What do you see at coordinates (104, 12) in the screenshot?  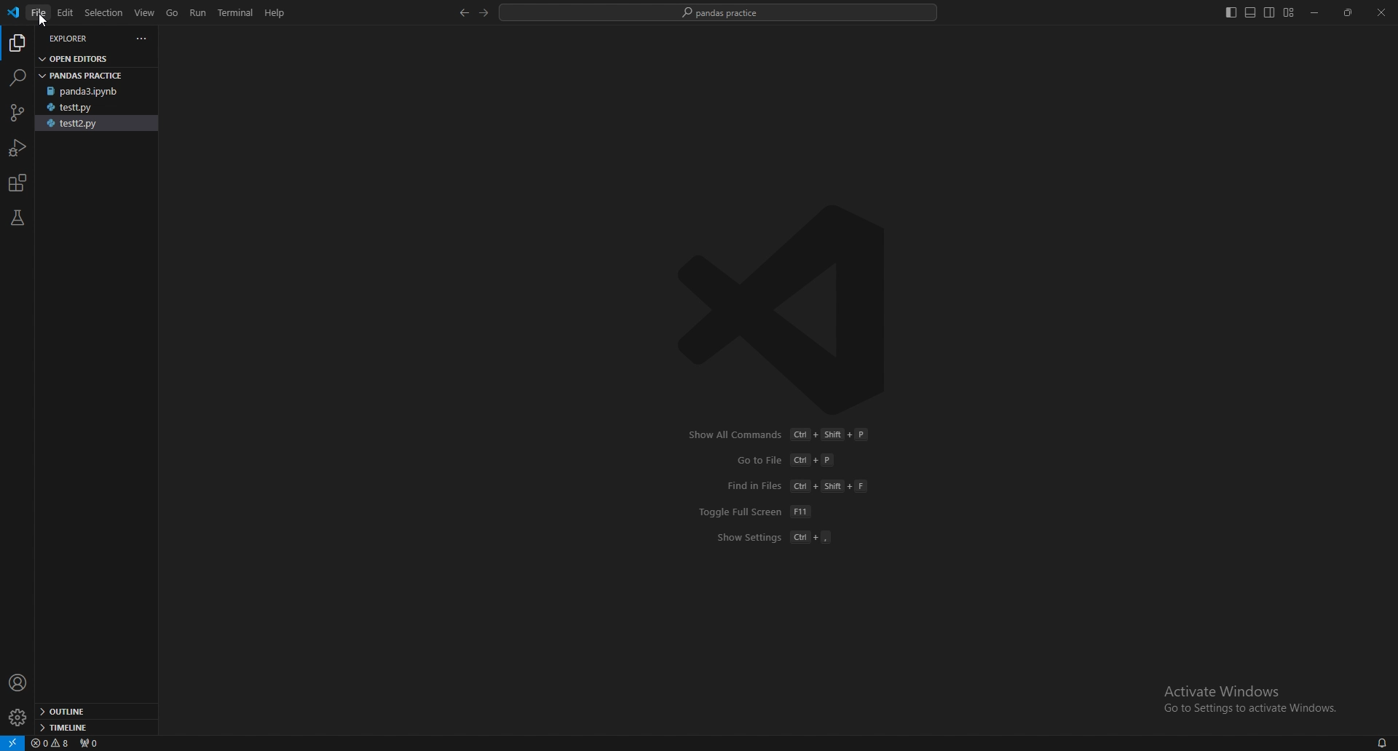 I see `selection` at bounding box center [104, 12].